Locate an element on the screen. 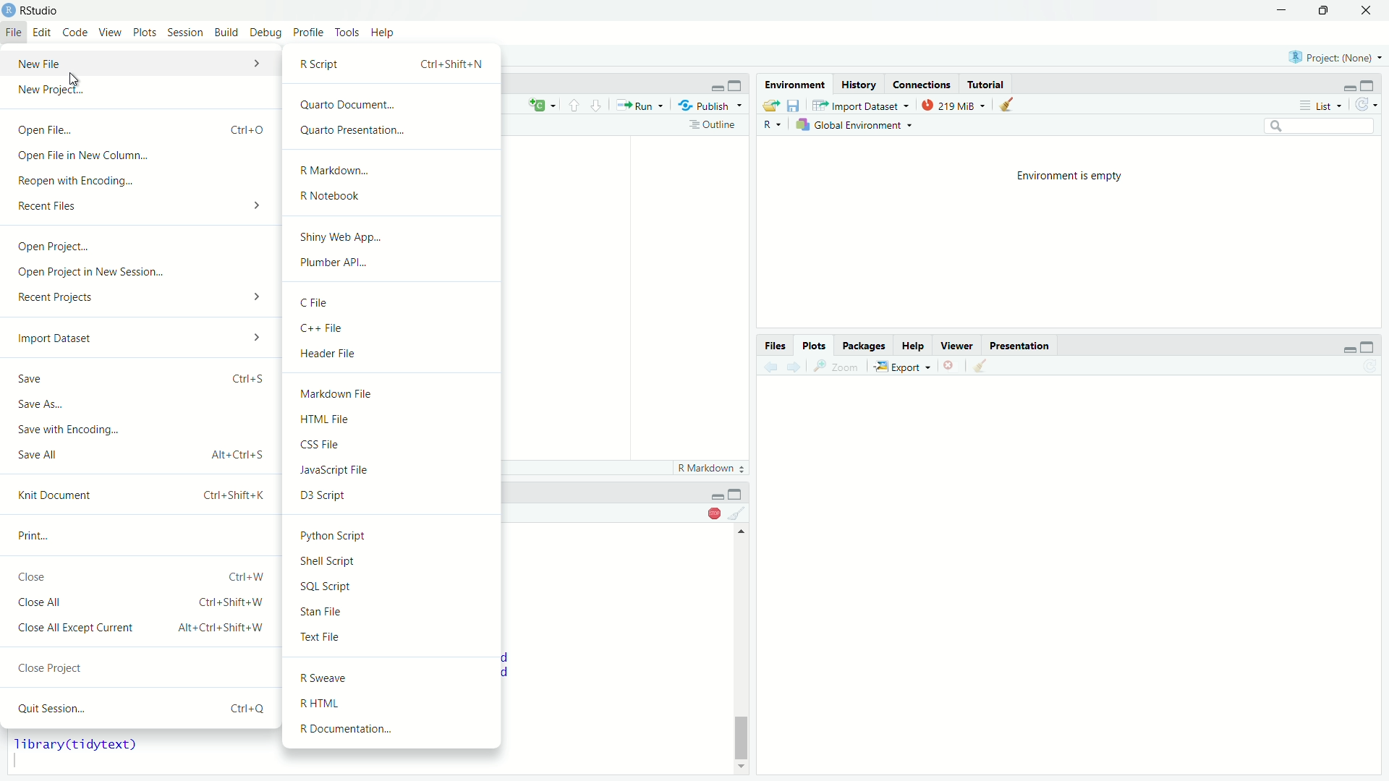 The height and width of the screenshot is (781, 1389). Maximize pane is located at coordinates (1370, 83).